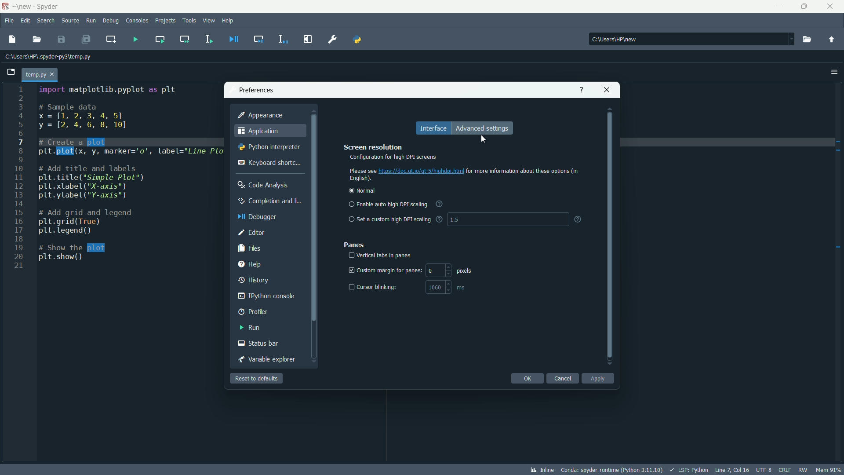  What do you see at coordinates (385, 256) in the screenshot?
I see `vertical tabs in panes` at bounding box center [385, 256].